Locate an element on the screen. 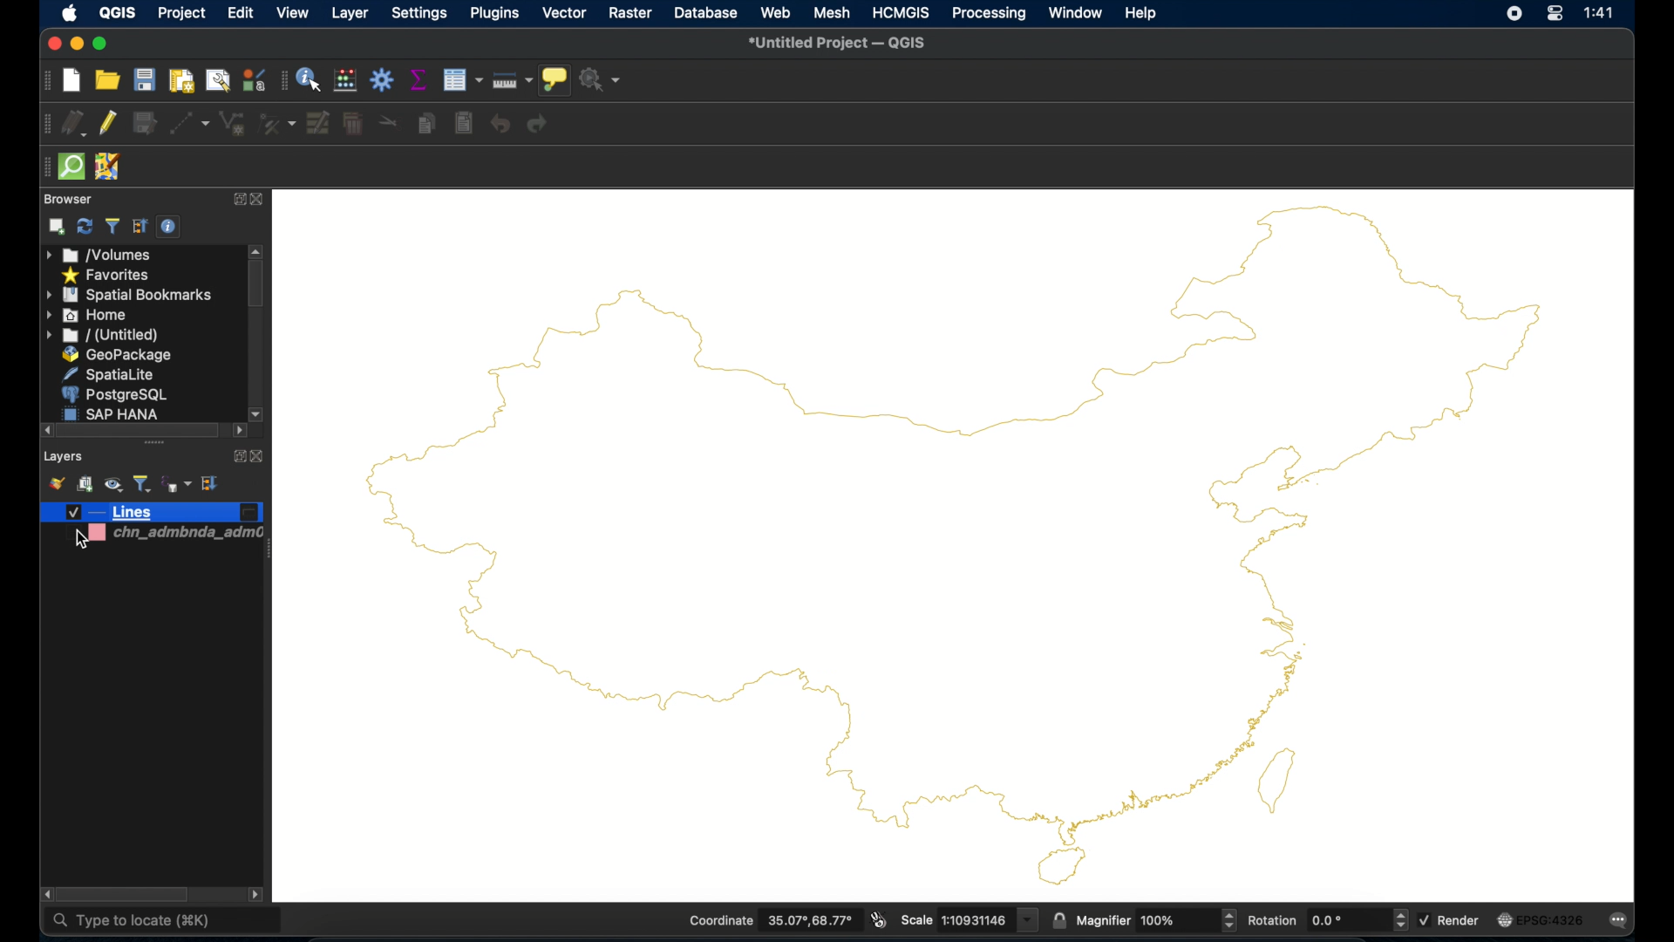 This screenshot has width=1674, height=942. quick osm is located at coordinates (73, 167).